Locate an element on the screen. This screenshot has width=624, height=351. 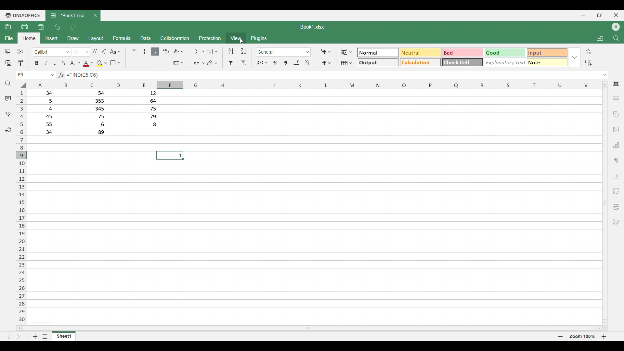
Erase options is located at coordinates (212, 63).